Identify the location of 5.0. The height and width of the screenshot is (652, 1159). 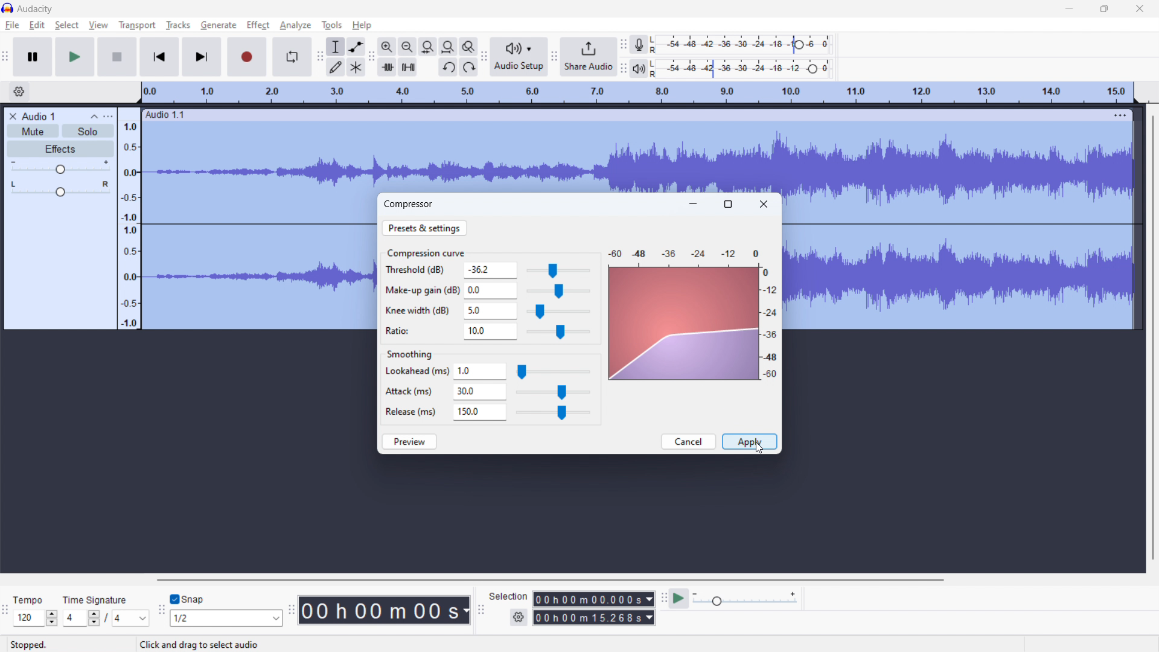
(490, 311).